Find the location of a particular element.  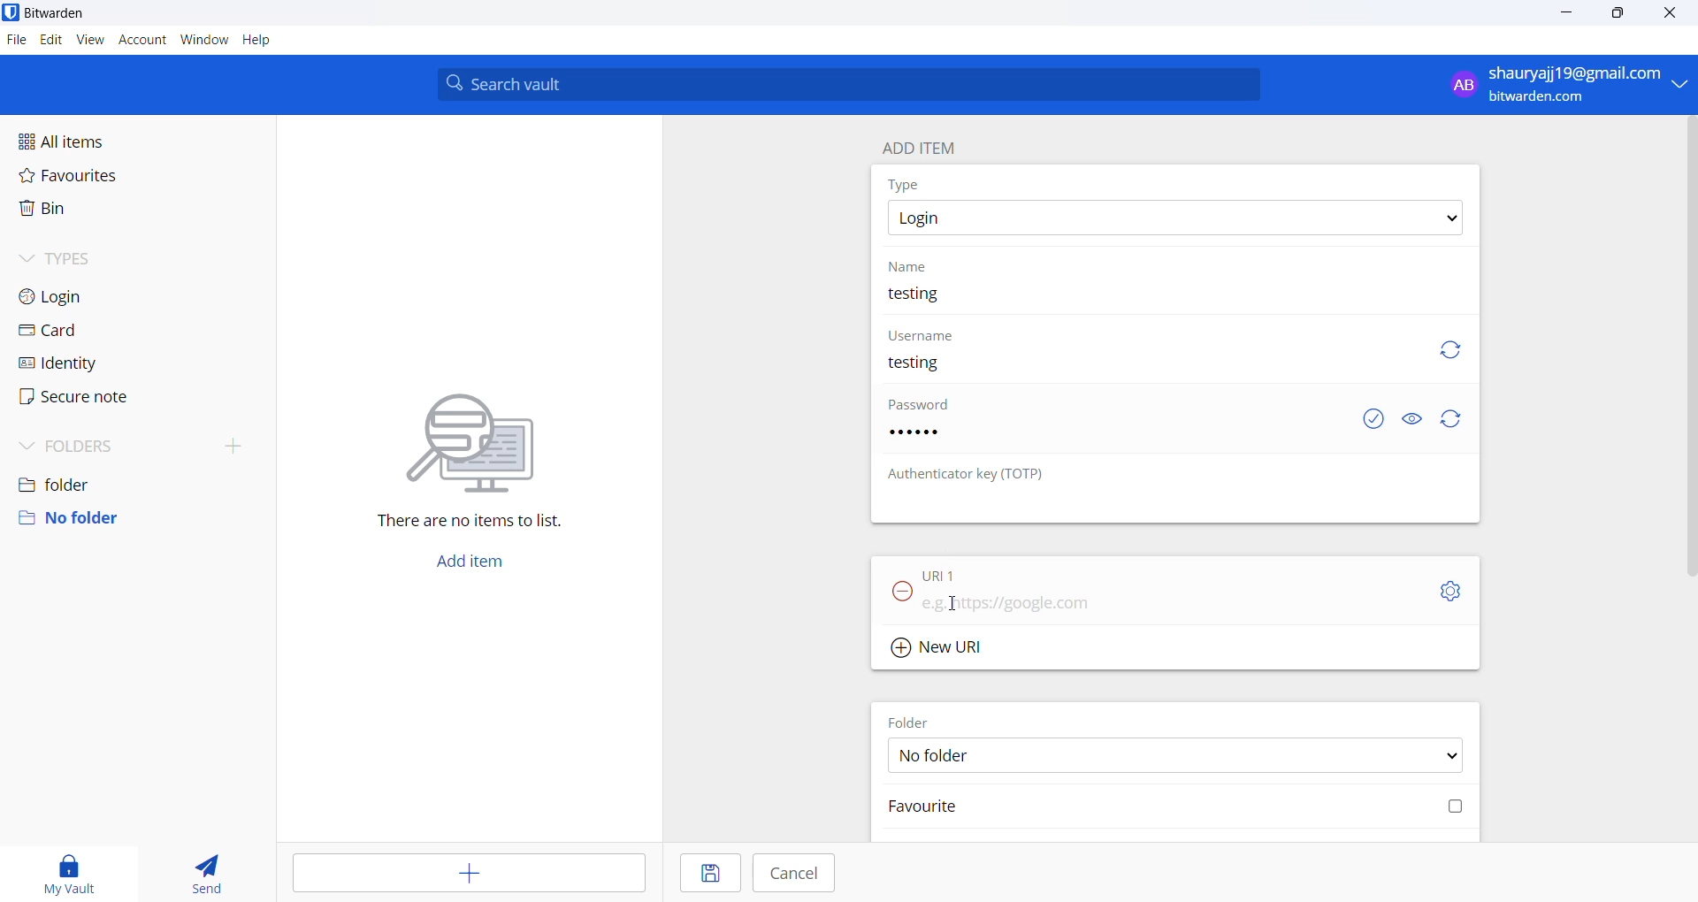

card is located at coordinates (92, 331).